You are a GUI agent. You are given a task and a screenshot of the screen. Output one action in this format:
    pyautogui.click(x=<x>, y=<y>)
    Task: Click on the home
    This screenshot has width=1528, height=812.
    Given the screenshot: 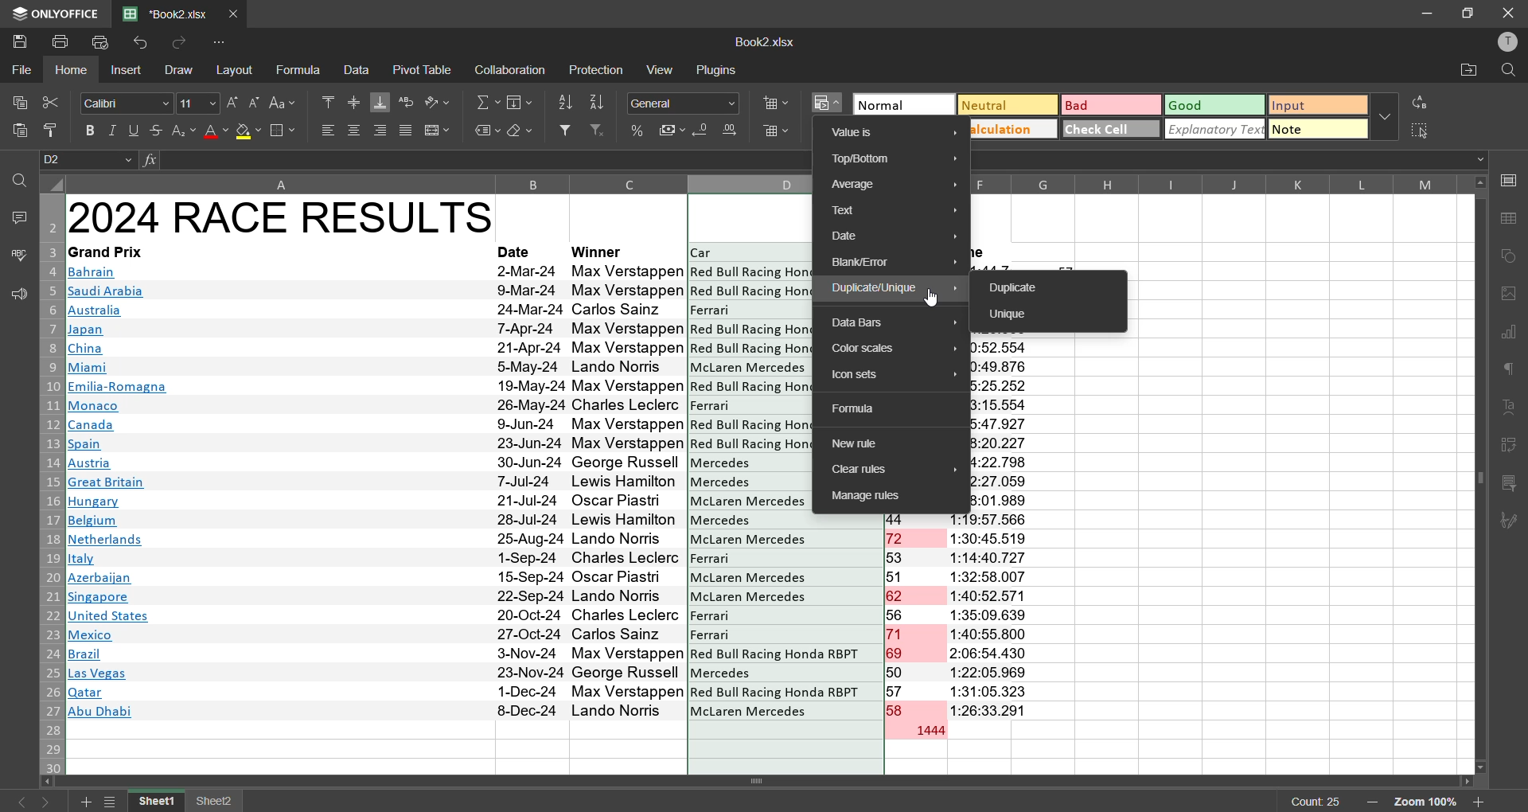 What is the action you would take?
    pyautogui.click(x=75, y=70)
    